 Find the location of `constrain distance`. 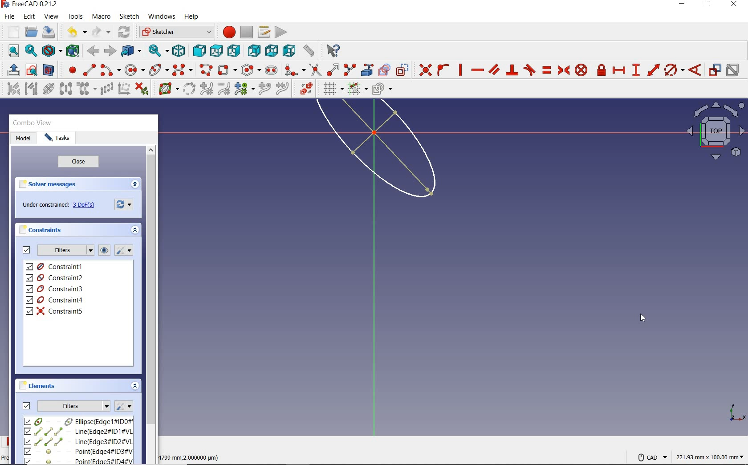

constrain distance is located at coordinates (654, 69).